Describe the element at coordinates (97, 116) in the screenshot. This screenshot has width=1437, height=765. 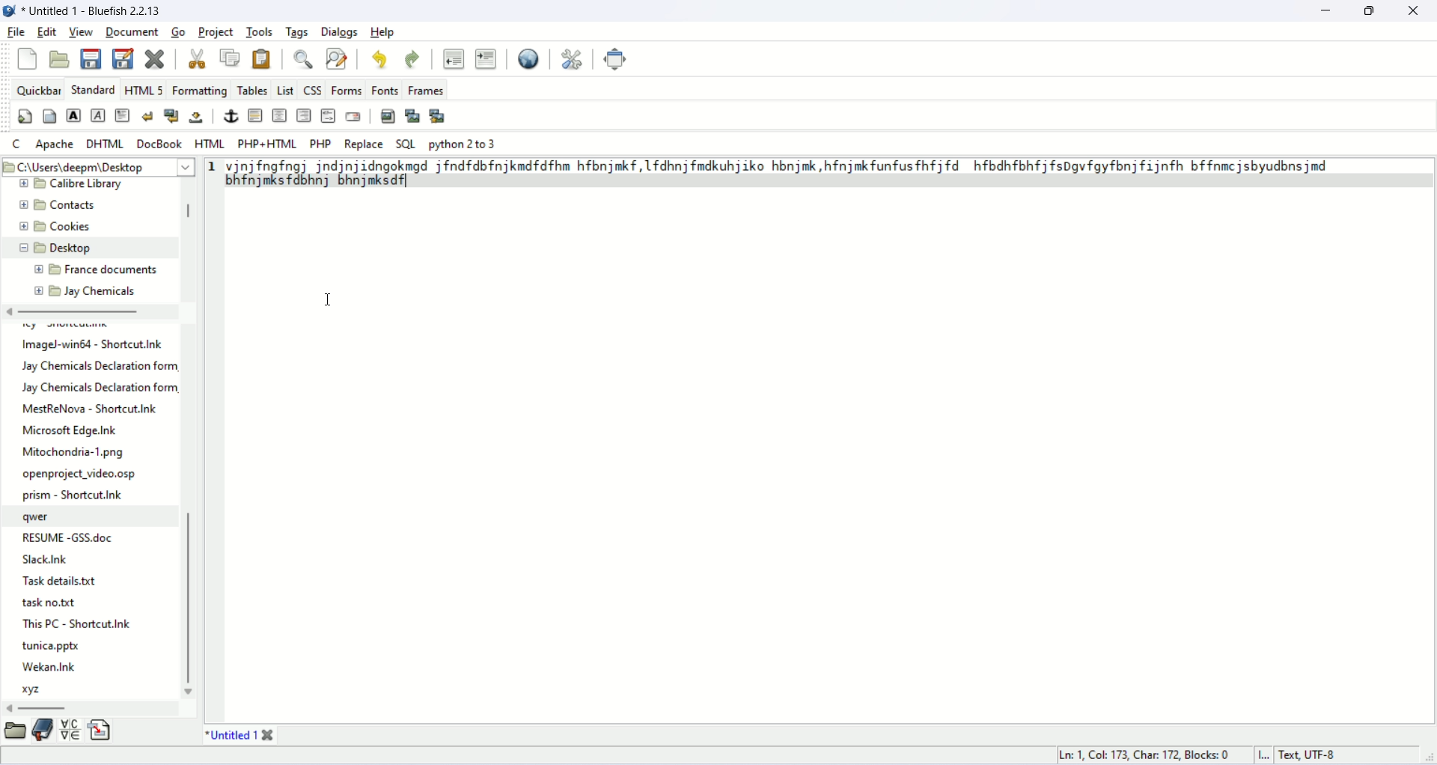
I see `emphasis` at that location.